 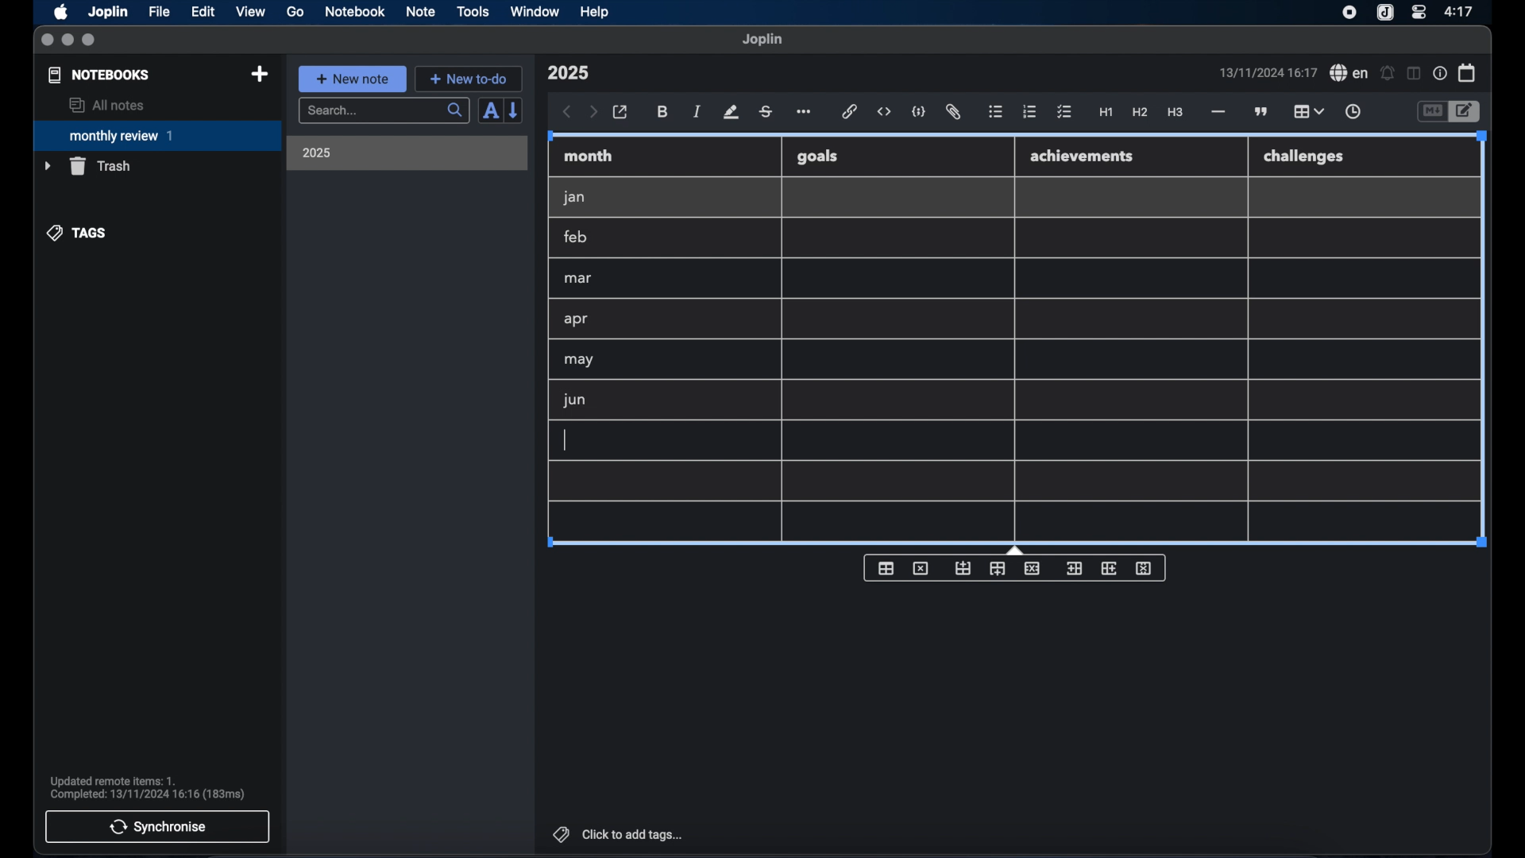 I want to click on spel check, so click(x=1349, y=73).